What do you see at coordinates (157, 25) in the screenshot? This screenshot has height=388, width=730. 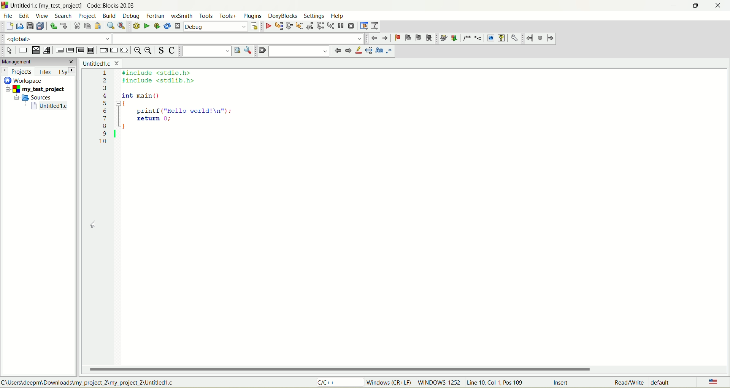 I see `build and run` at bounding box center [157, 25].